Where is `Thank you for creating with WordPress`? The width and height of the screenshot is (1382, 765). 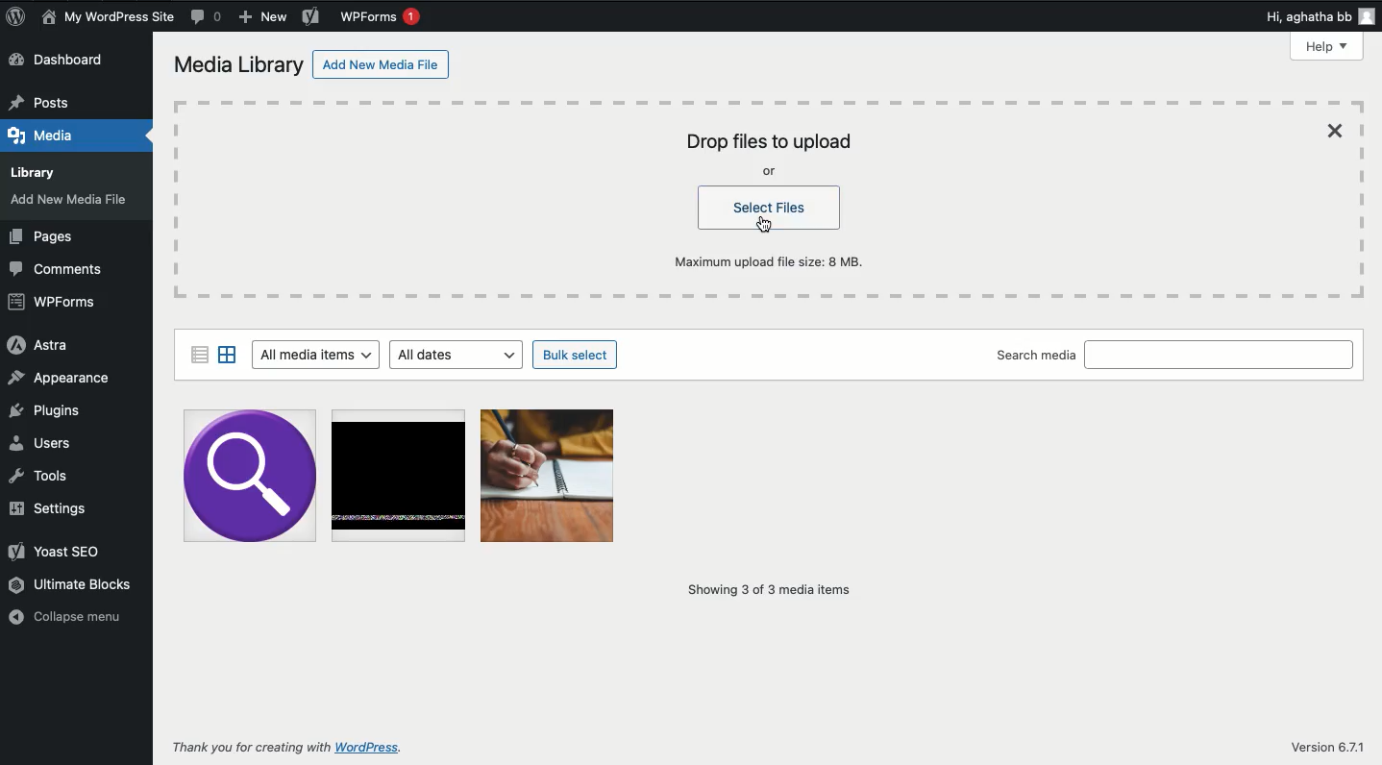
Thank you for creating with WordPress is located at coordinates (288, 749).